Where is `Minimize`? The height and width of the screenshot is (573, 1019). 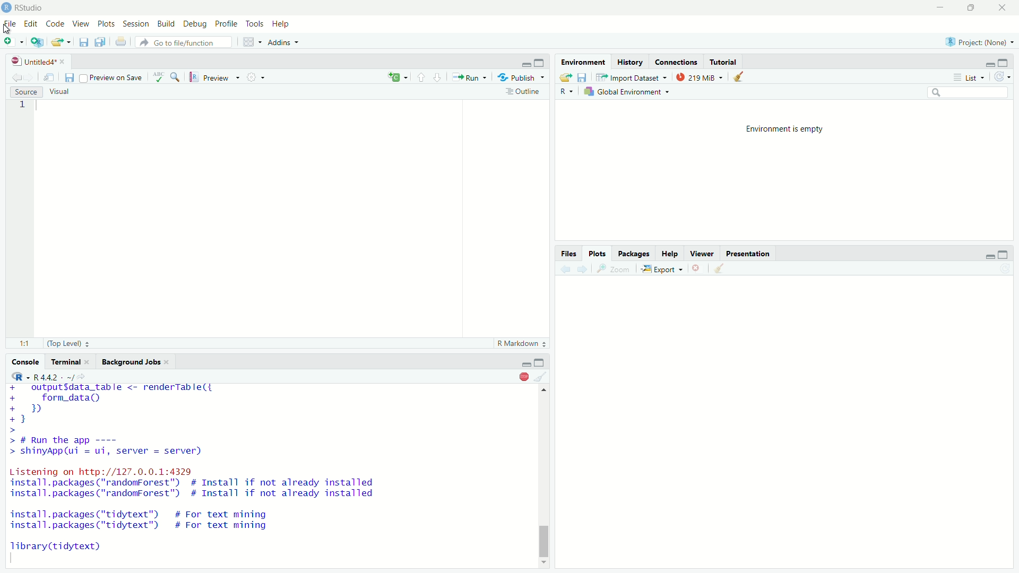
Minimize is located at coordinates (940, 7).